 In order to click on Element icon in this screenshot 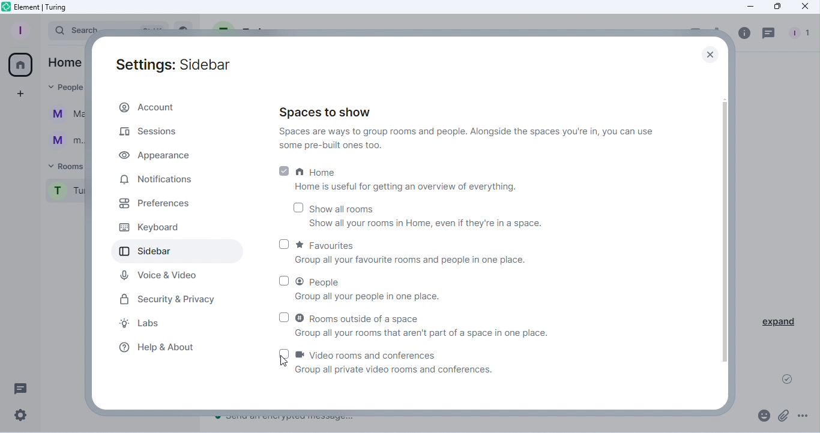, I will do `click(38, 7)`.